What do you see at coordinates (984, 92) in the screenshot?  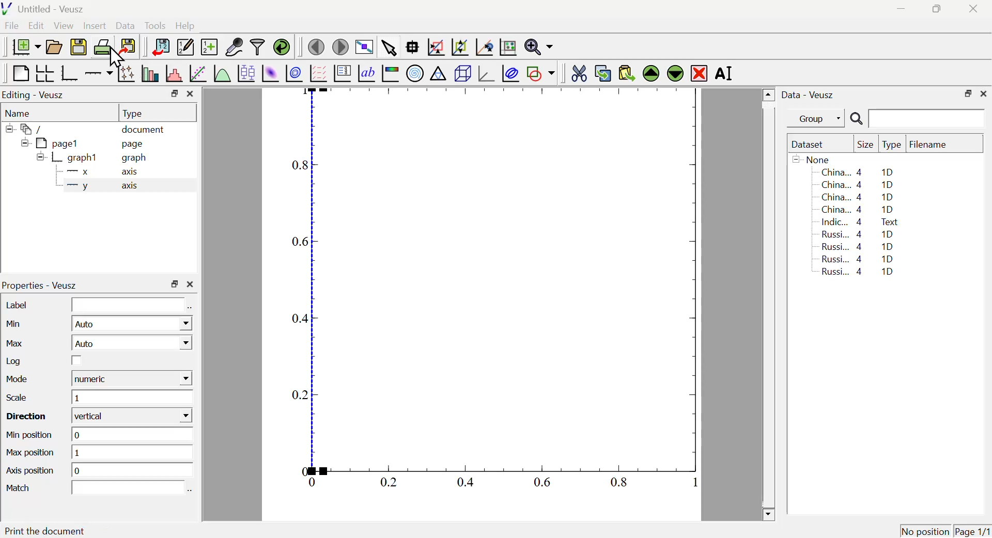 I see `Close` at bounding box center [984, 92].